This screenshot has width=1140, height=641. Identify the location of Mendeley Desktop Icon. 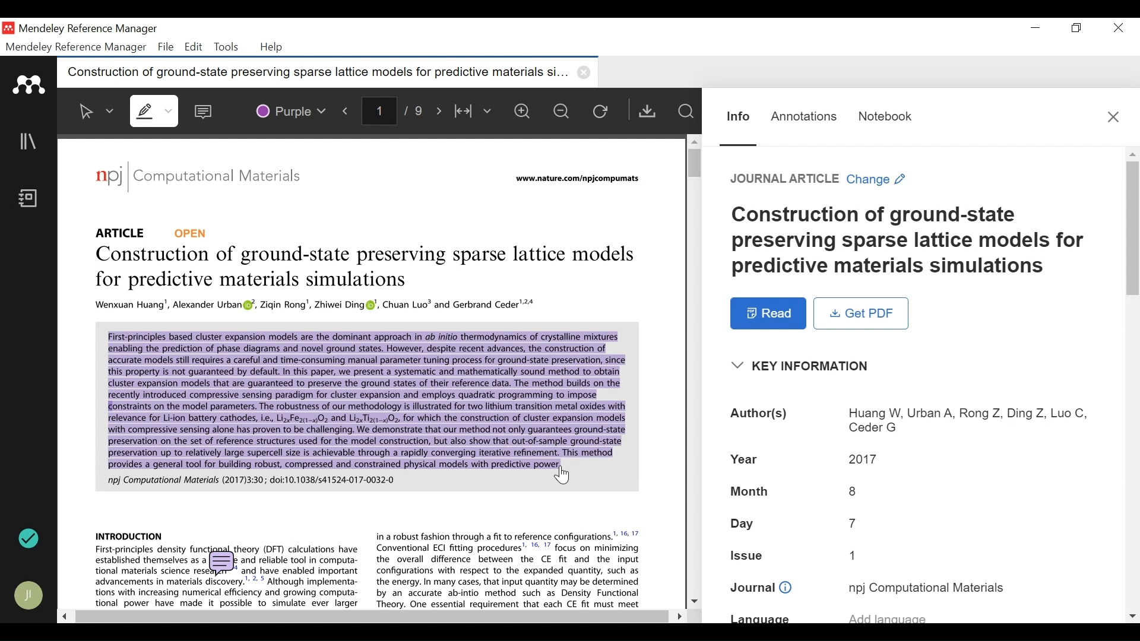
(9, 28).